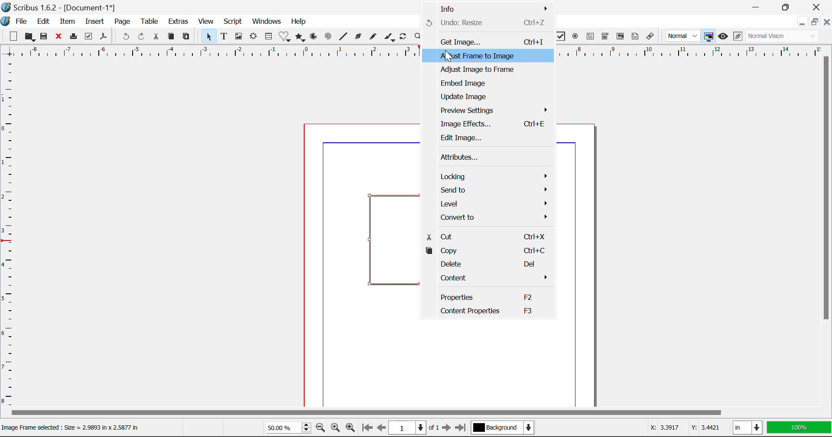 The height and width of the screenshot is (437, 832). What do you see at coordinates (486, 311) in the screenshot?
I see `Content Properties` at bounding box center [486, 311].